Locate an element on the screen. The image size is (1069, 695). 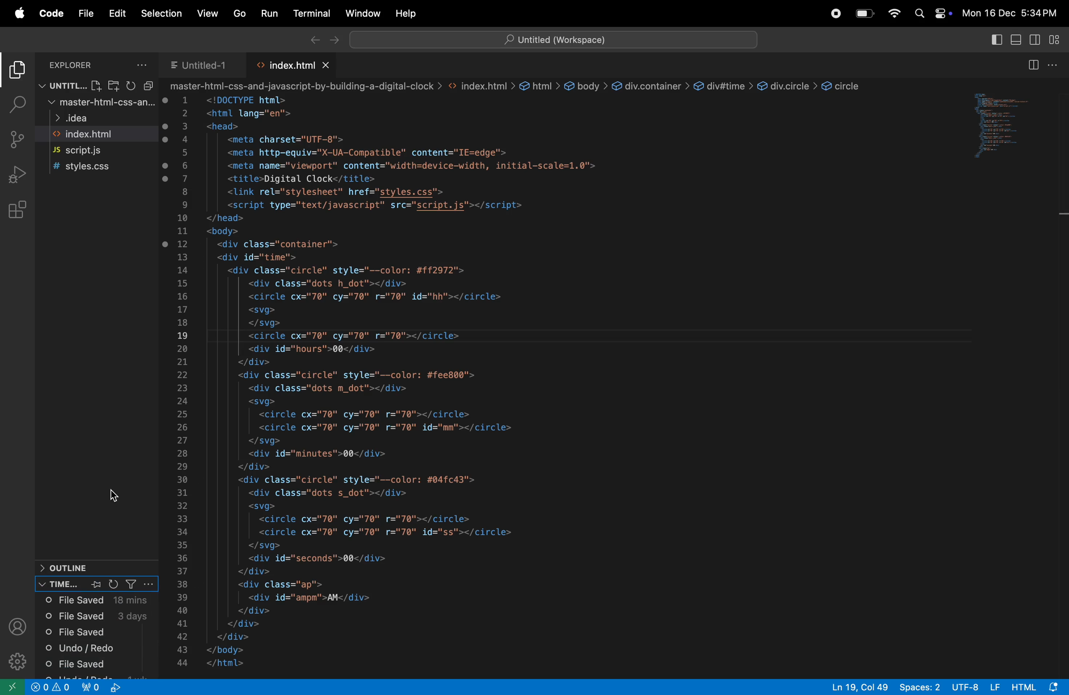
</body> is located at coordinates (230, 650).